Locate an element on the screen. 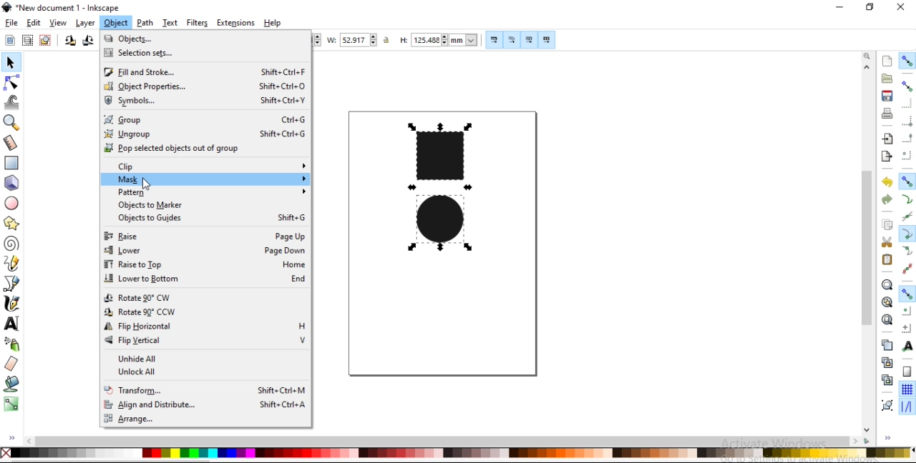 The height and width of the screenshot is (463, 916). print document is located at coordinates (887, 114).